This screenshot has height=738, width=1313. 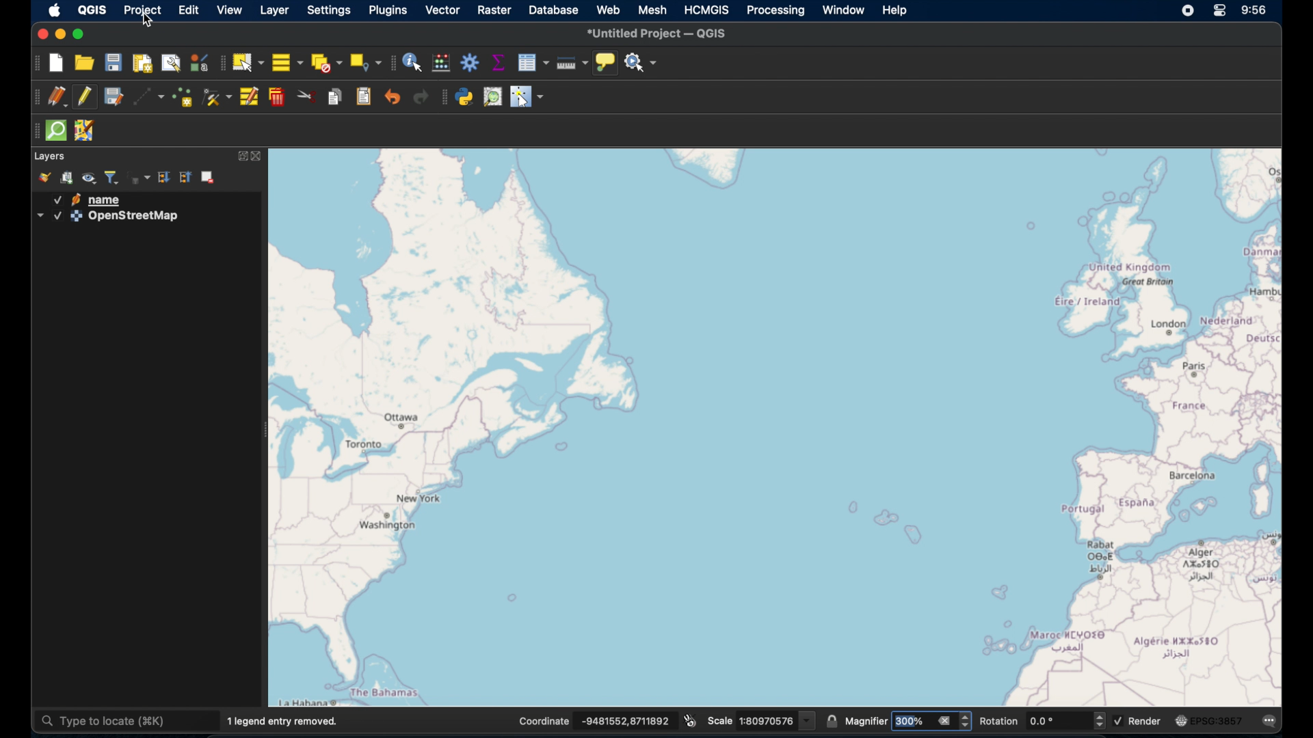 I want to click on digitizing toolbar, so click(x=35, y=99).